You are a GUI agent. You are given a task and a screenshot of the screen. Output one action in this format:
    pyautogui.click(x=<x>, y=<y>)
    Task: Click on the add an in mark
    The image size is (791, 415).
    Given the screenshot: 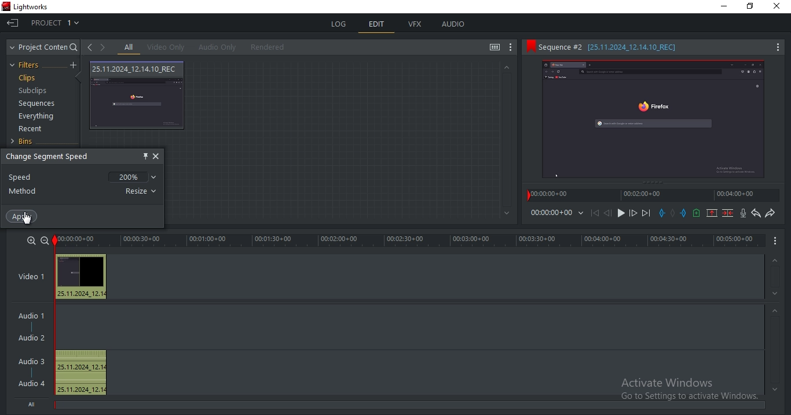 What is the action you would take?
    pyautogui.click(x=661, y=213)
    